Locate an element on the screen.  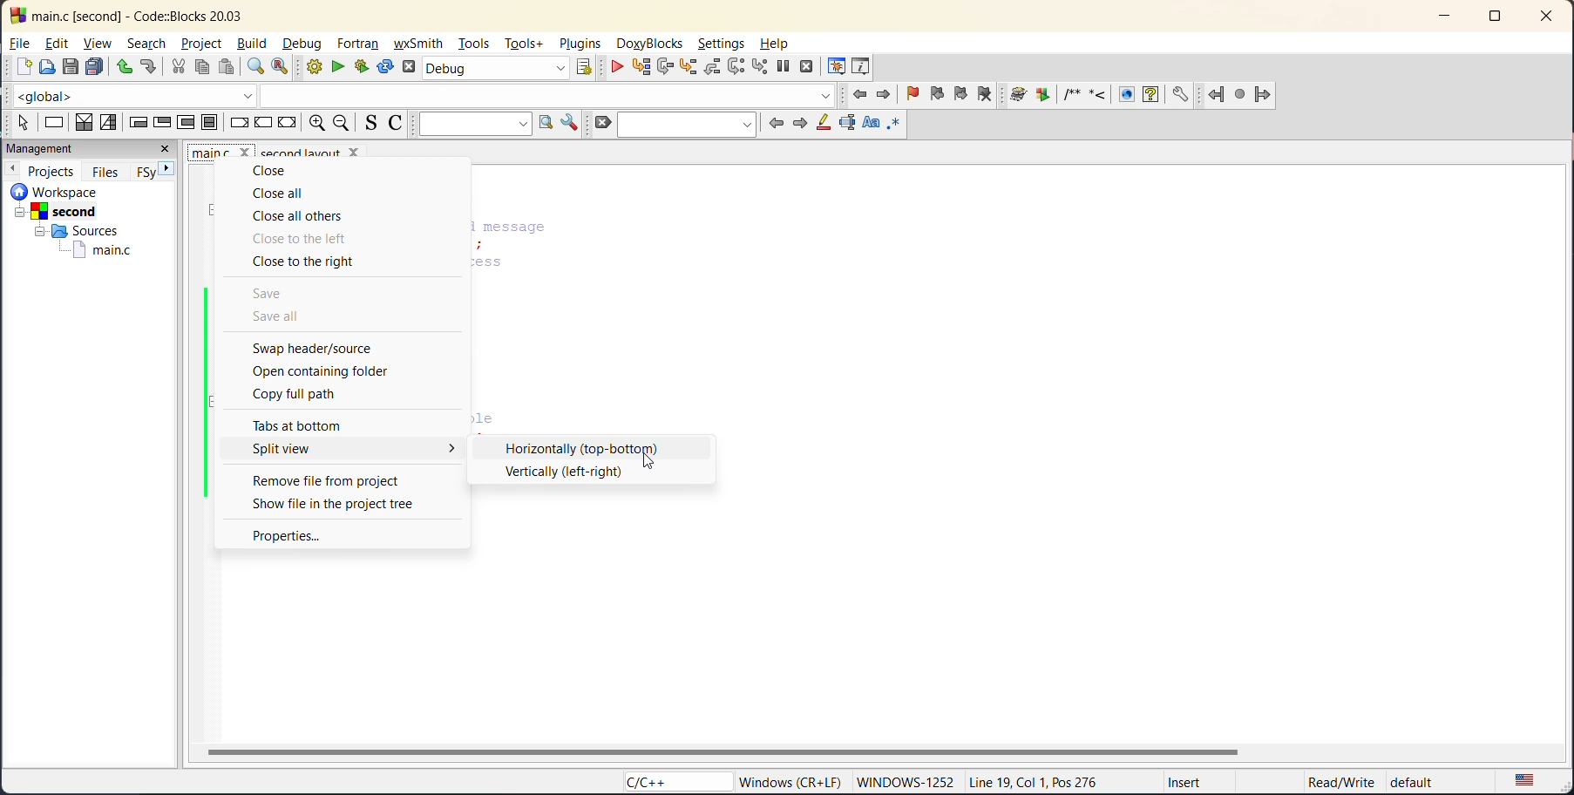
message is located at coordinates (562, 227).